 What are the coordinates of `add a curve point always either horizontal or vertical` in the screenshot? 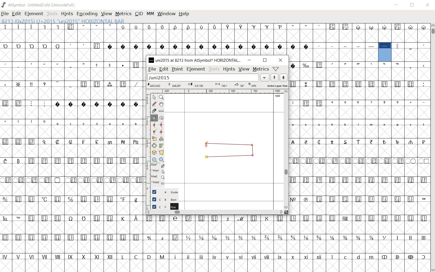 It's located at (161, 125).